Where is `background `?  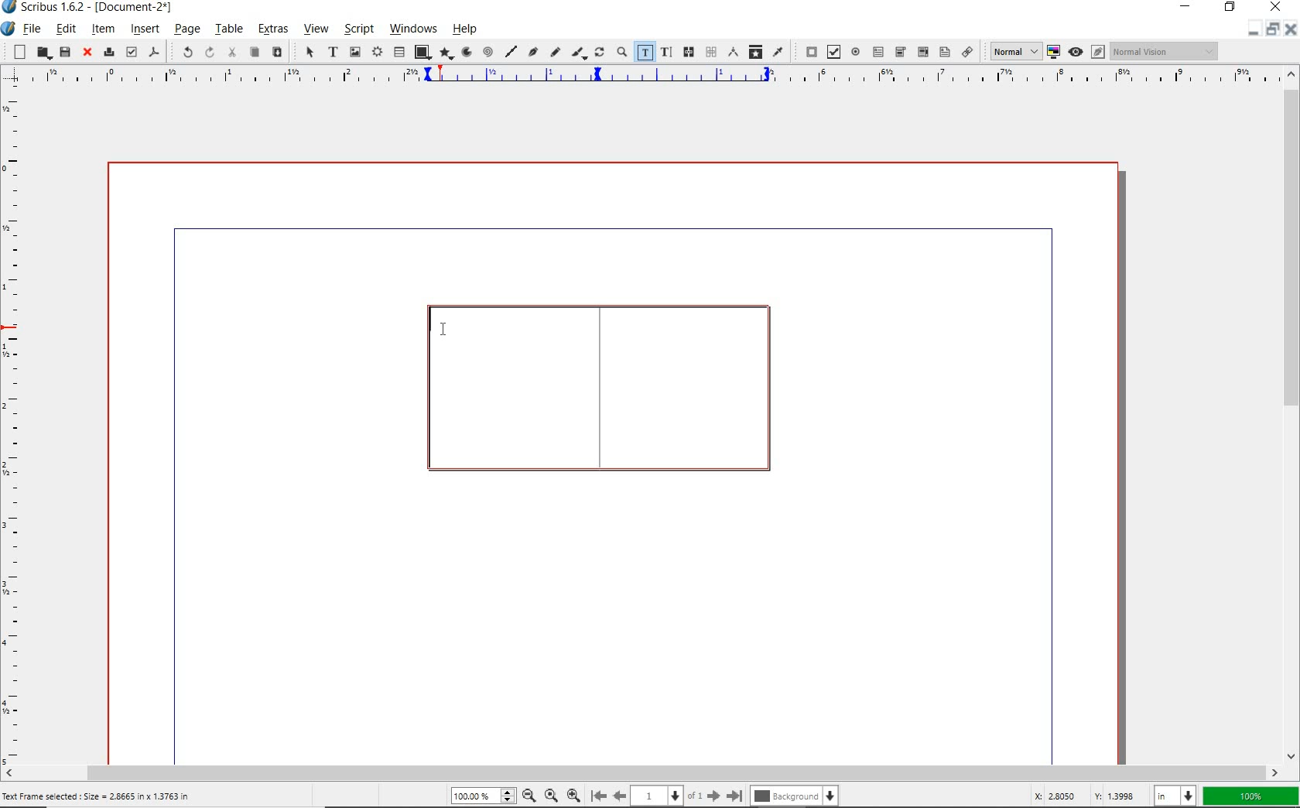 background  is located at coordinates (793, 796).